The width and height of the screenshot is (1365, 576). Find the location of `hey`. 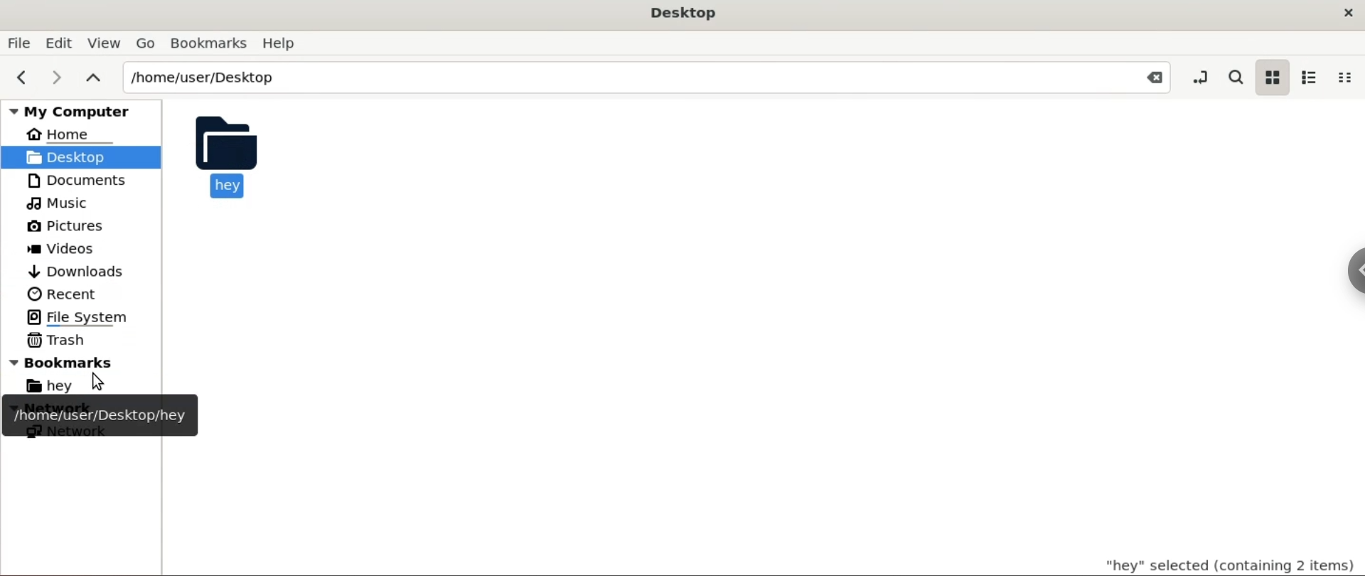

hey is located at coordinates (226, 156).